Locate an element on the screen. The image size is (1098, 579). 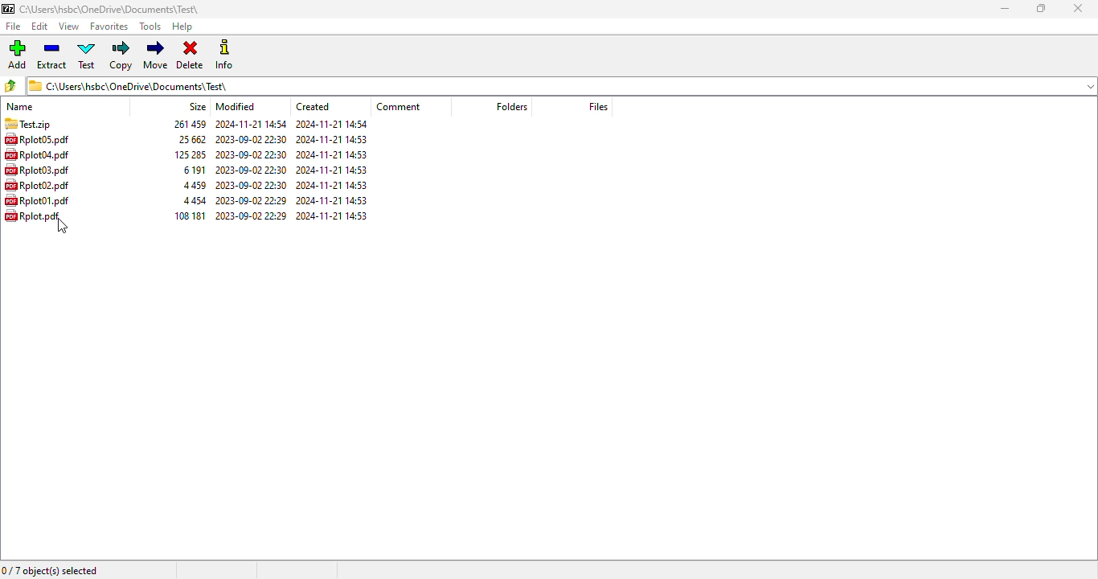
108181 is located at coordinates (182, 216).